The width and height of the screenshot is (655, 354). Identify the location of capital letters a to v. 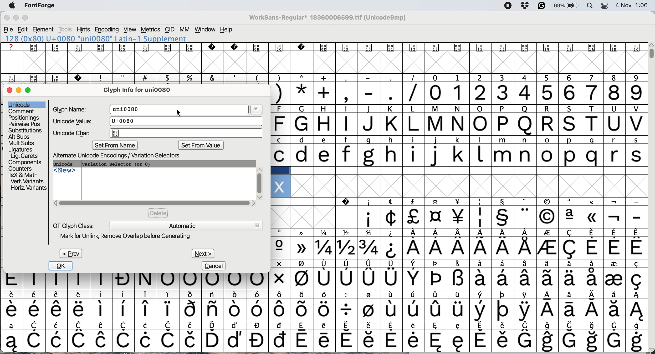
(454, 125).